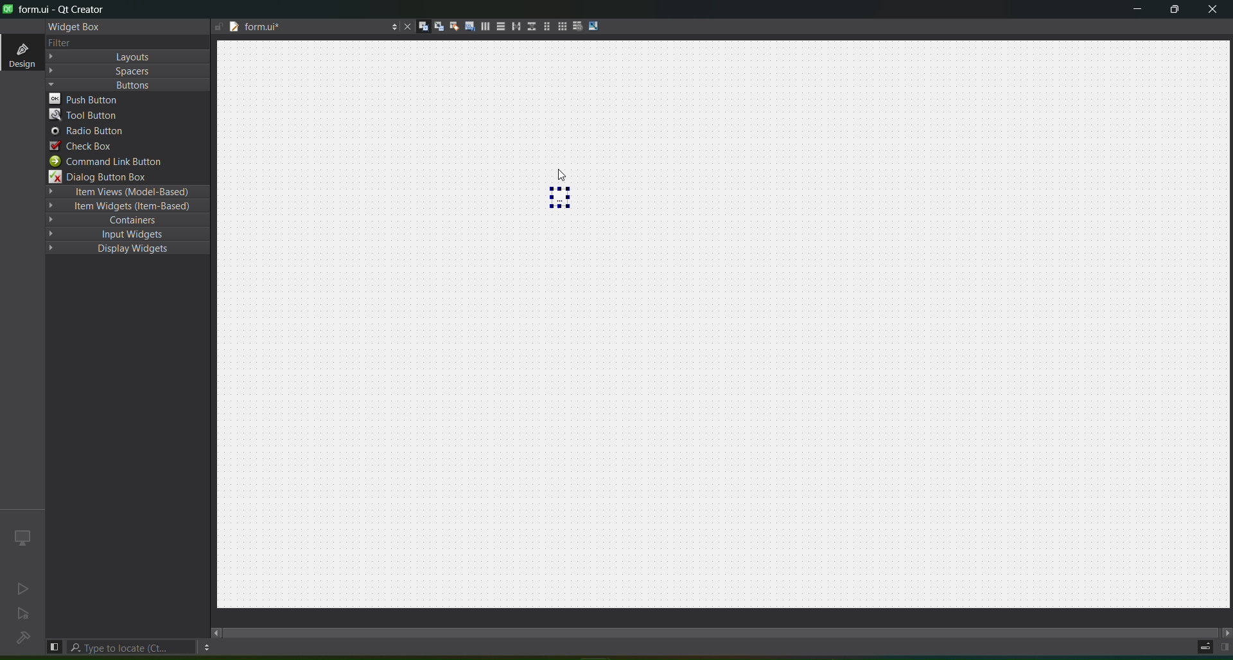 This screenshot has height=660, width=1233. Describe the element at coordinates (24, 614) in the screenshot. I see `no active project` at that location.